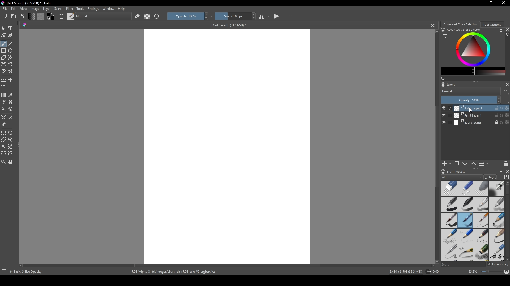  I want to click on change shade, so click(32, 16).